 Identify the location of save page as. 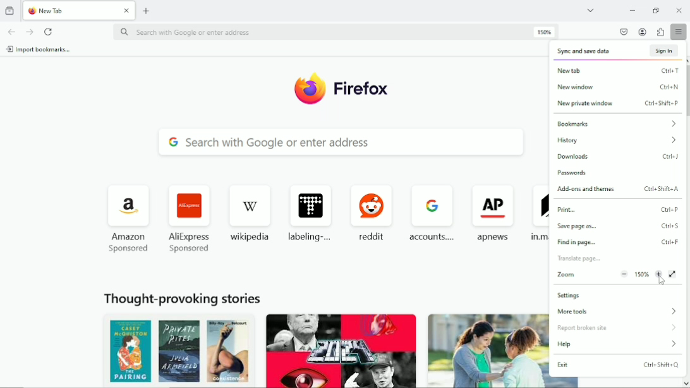
(618, 226).